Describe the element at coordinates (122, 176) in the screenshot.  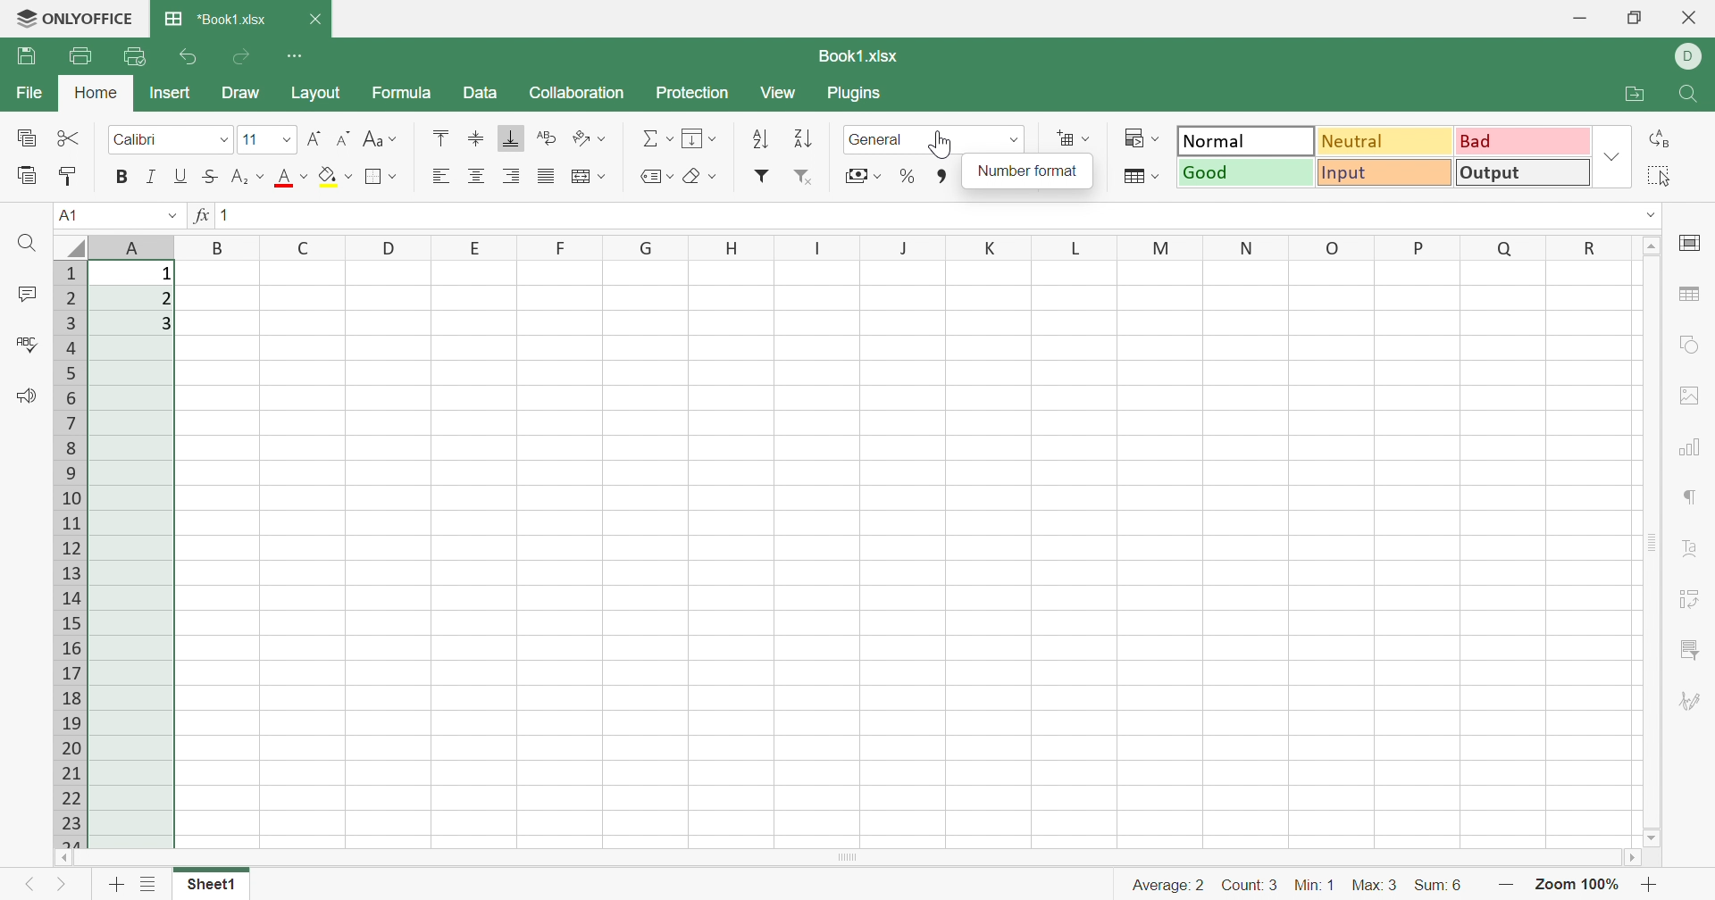
I see `Bold` at that location.